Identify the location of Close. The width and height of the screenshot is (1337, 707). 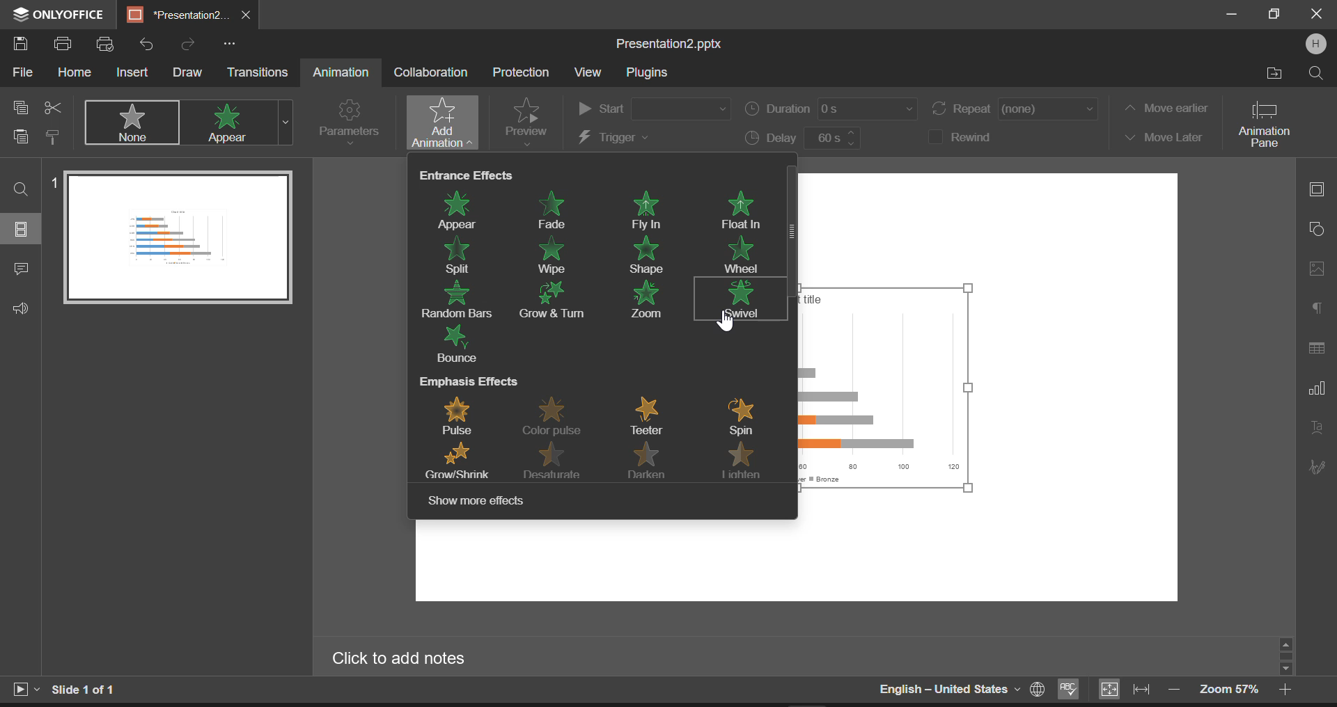
(1316, 15).